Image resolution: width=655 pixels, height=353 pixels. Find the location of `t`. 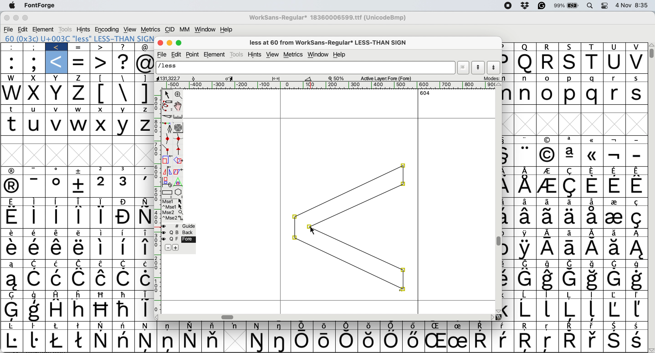

t is located at coordinates (14, 109).